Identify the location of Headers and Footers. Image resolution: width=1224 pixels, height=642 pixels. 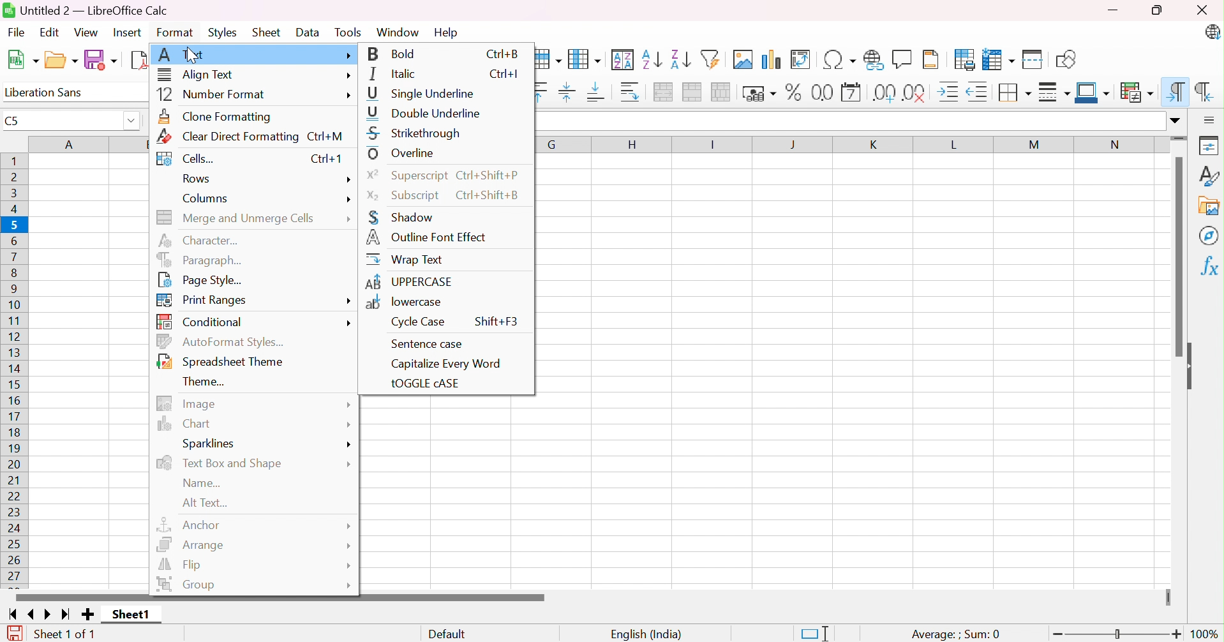
(932, 59).